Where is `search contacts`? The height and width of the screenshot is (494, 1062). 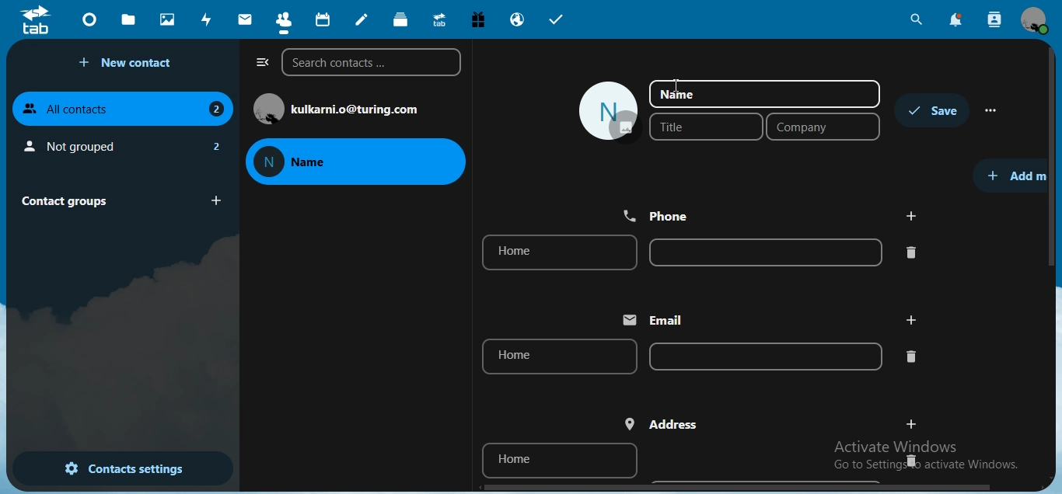 search contacts is located at coordinates (370, 64).